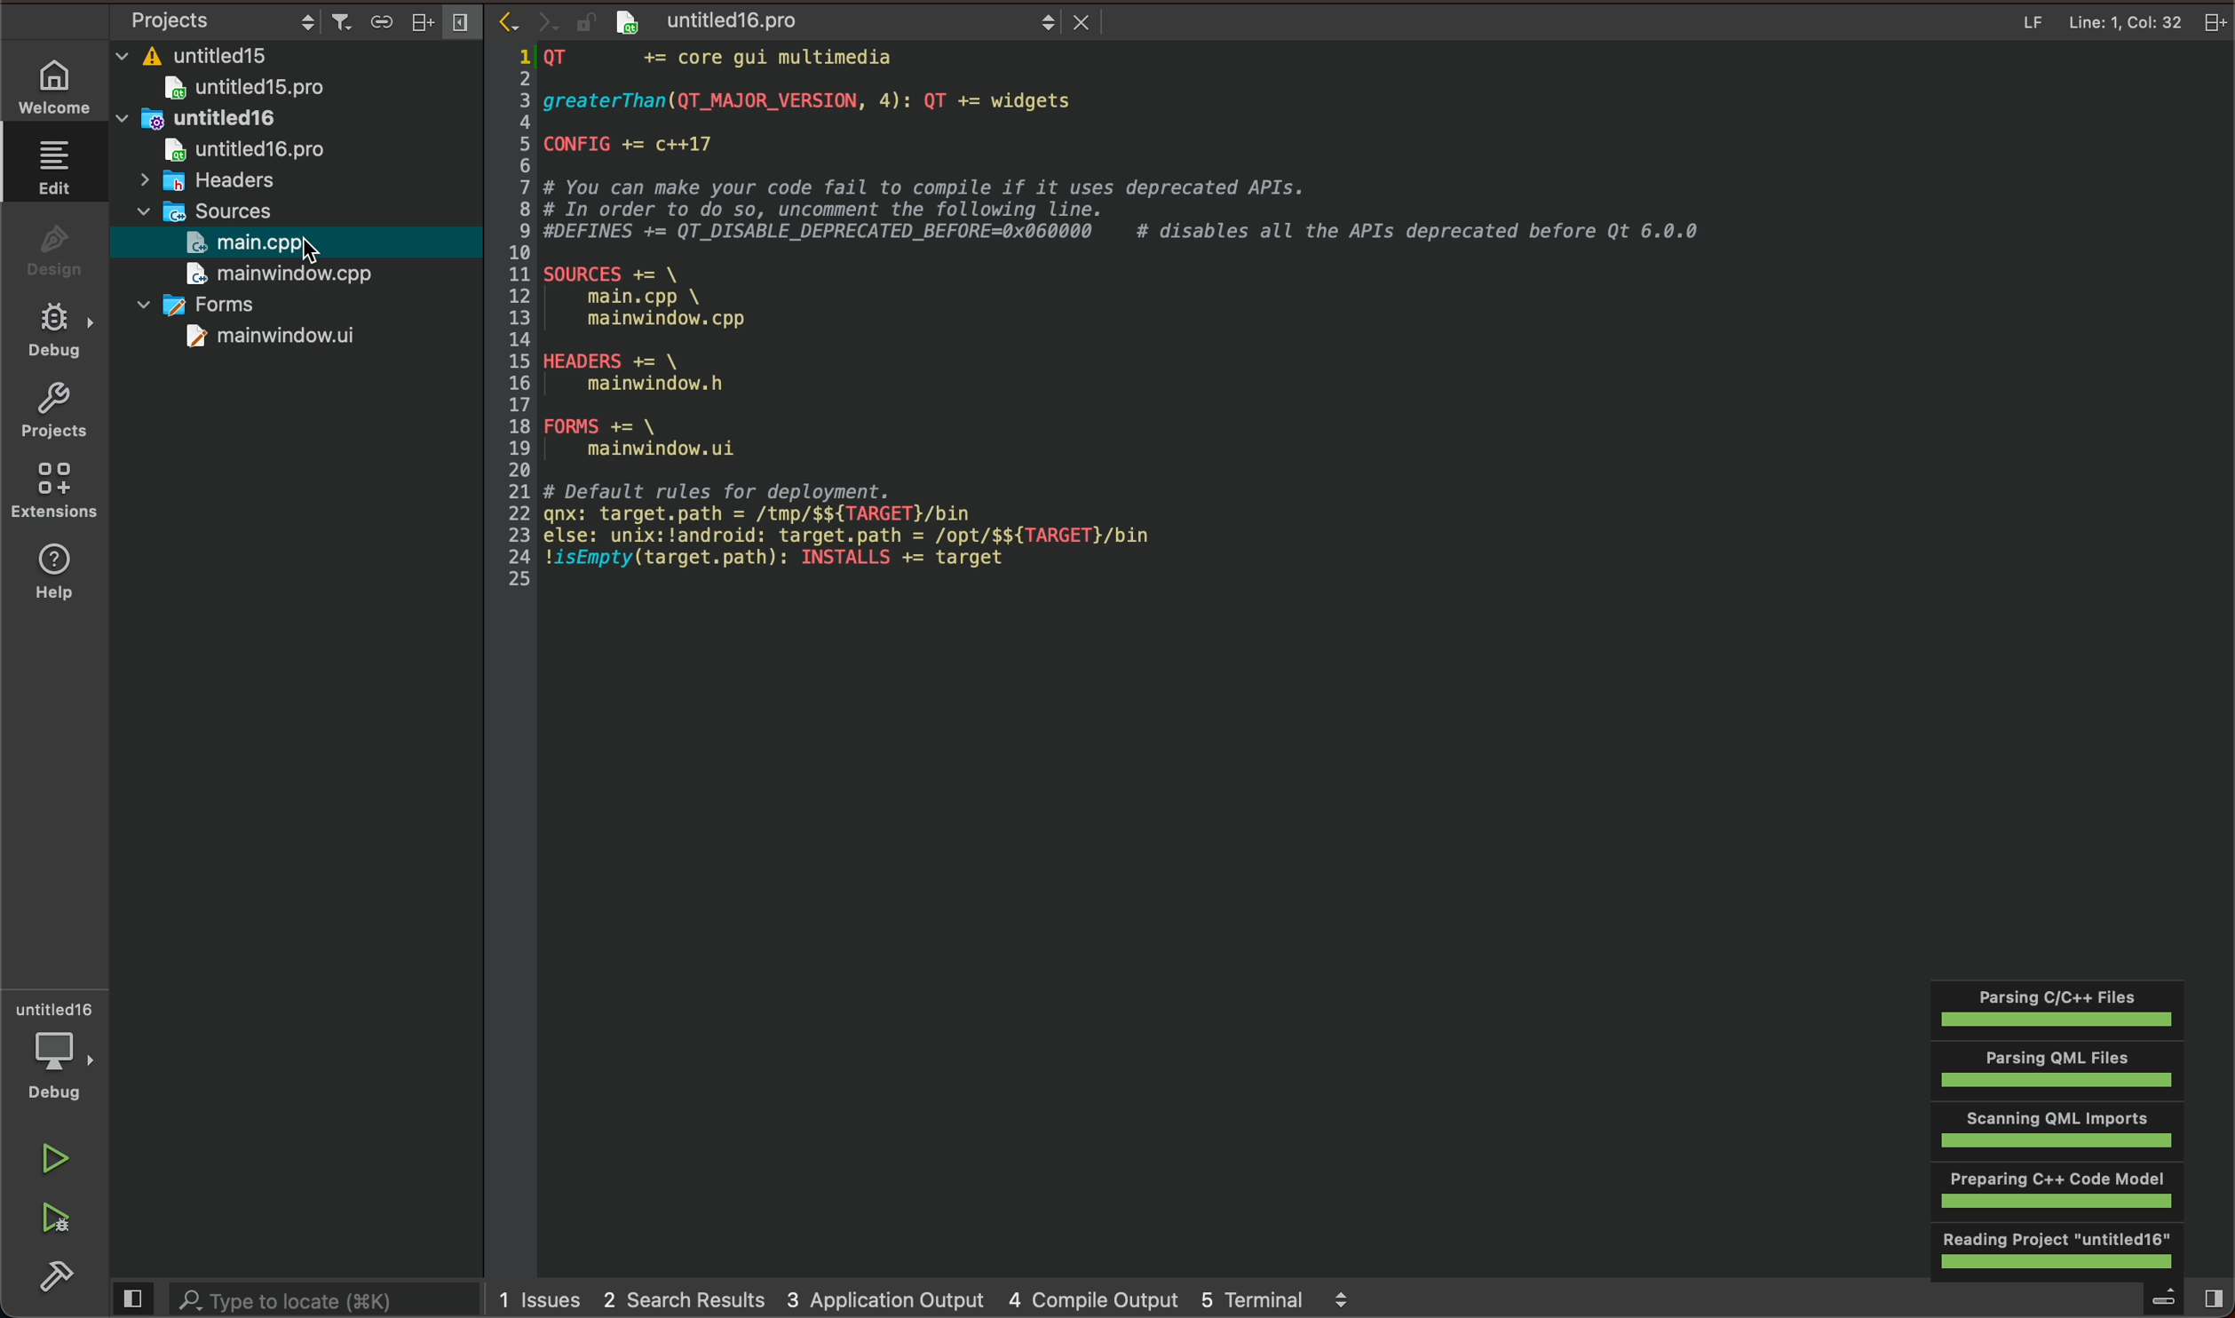 This screenshot has height=1318, width=2235. Describe the element at coordinates (797, 20) in the screenshot. I see `file name` at that location.